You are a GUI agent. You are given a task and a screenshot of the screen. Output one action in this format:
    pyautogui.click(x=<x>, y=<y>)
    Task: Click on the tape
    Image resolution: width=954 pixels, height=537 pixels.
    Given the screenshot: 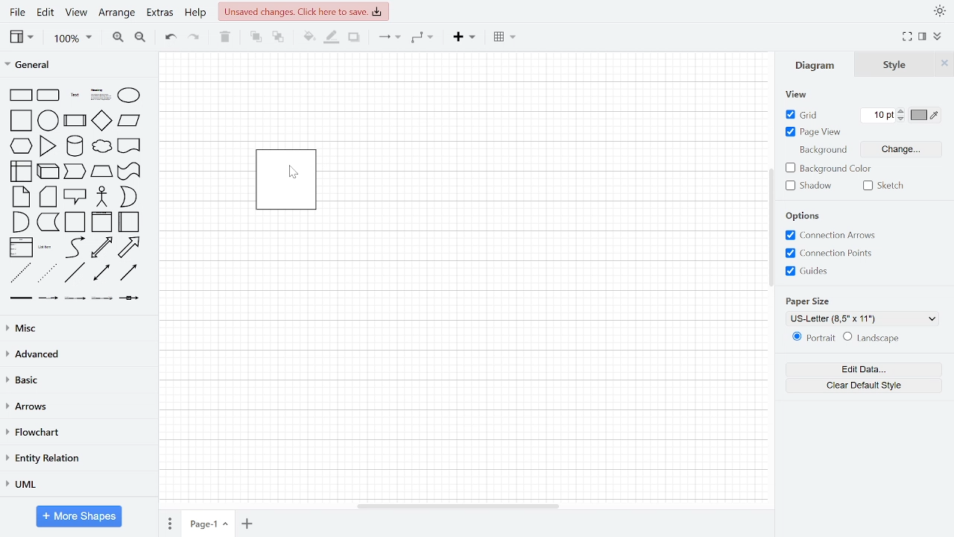 What is the action you would take?
    pyautogui.click(x=130, y=171)
    